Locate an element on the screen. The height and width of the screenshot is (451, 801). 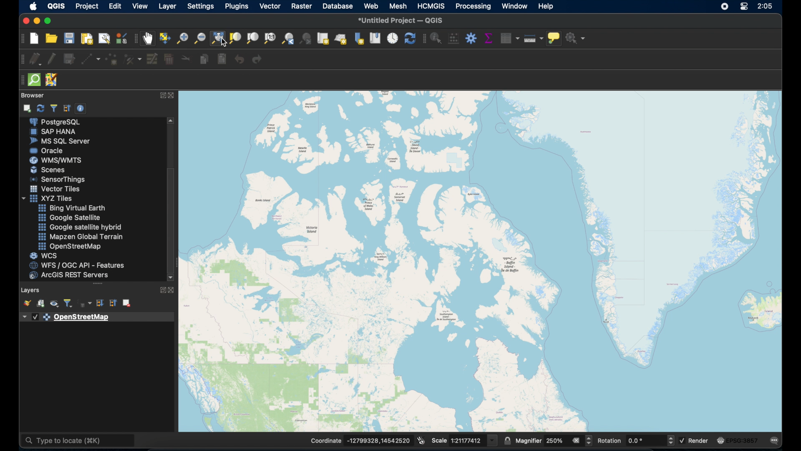
filter legend is located at coordinates (68, 303).